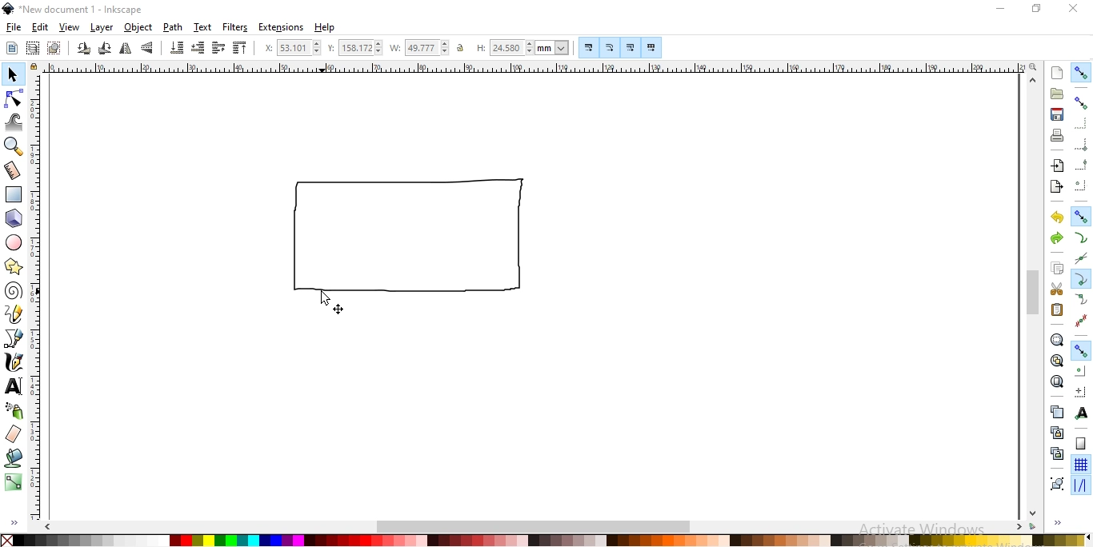 The image size is (1093, 547). Describe the element at coordinates (14, 123) in the screenshot. I see `tweak objects by sculpting or painting` at that location.